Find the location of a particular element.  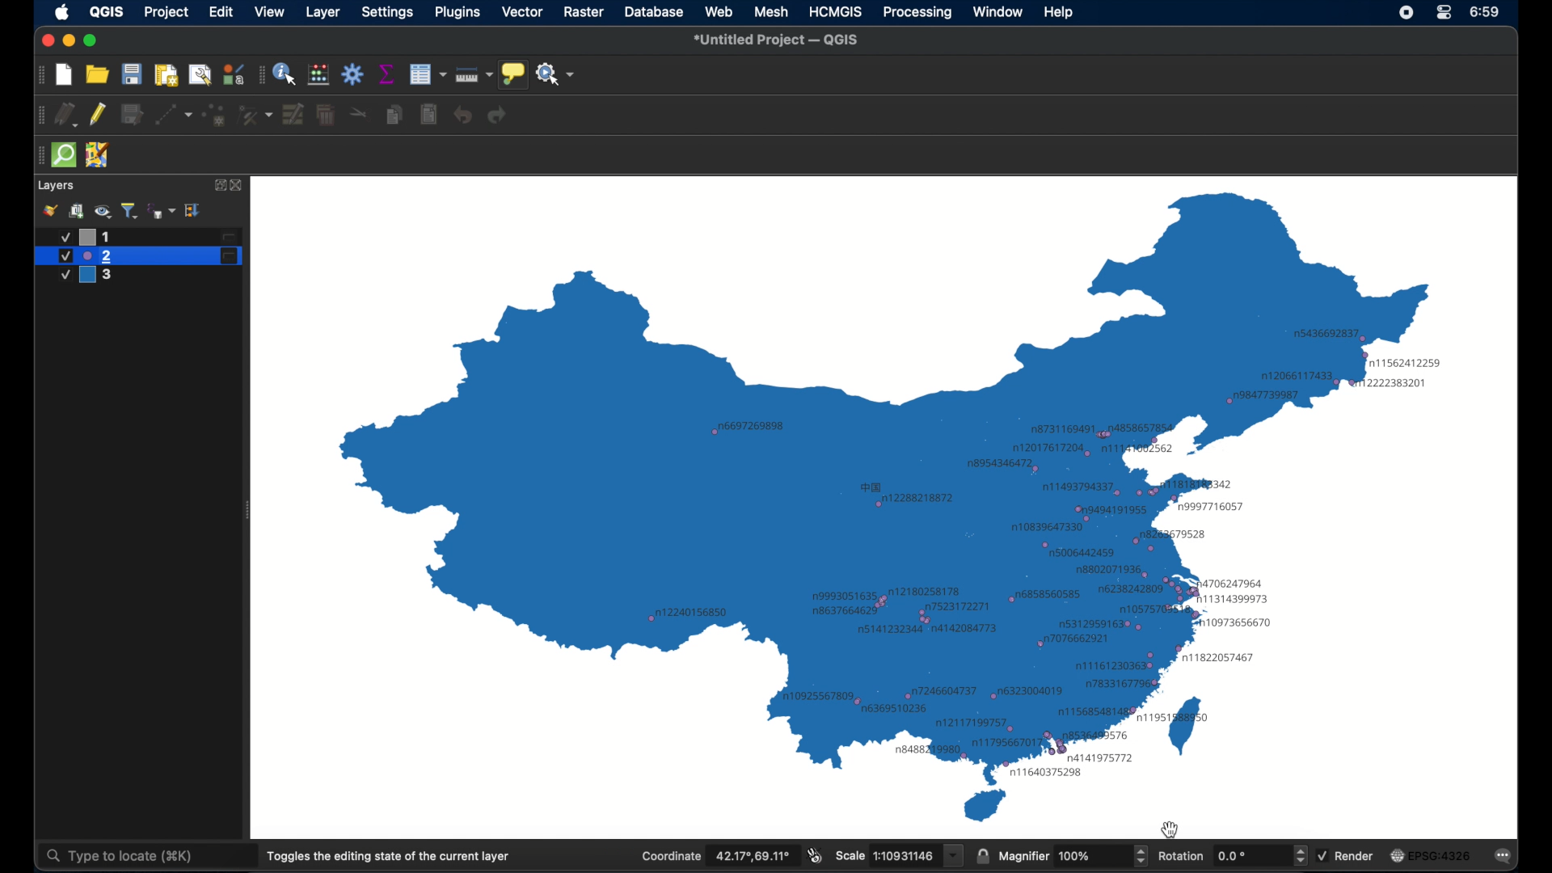

drag handle is located at coordinates (38, 115).